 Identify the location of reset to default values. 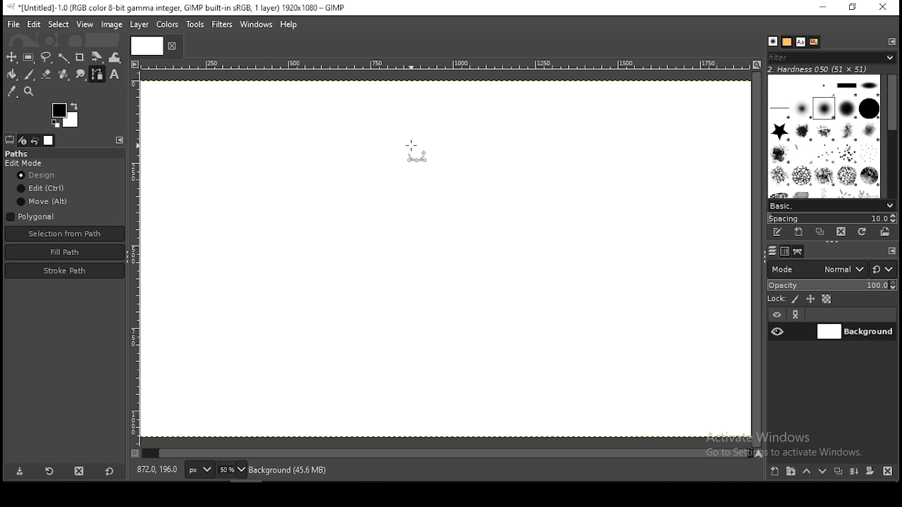
(110, 475).